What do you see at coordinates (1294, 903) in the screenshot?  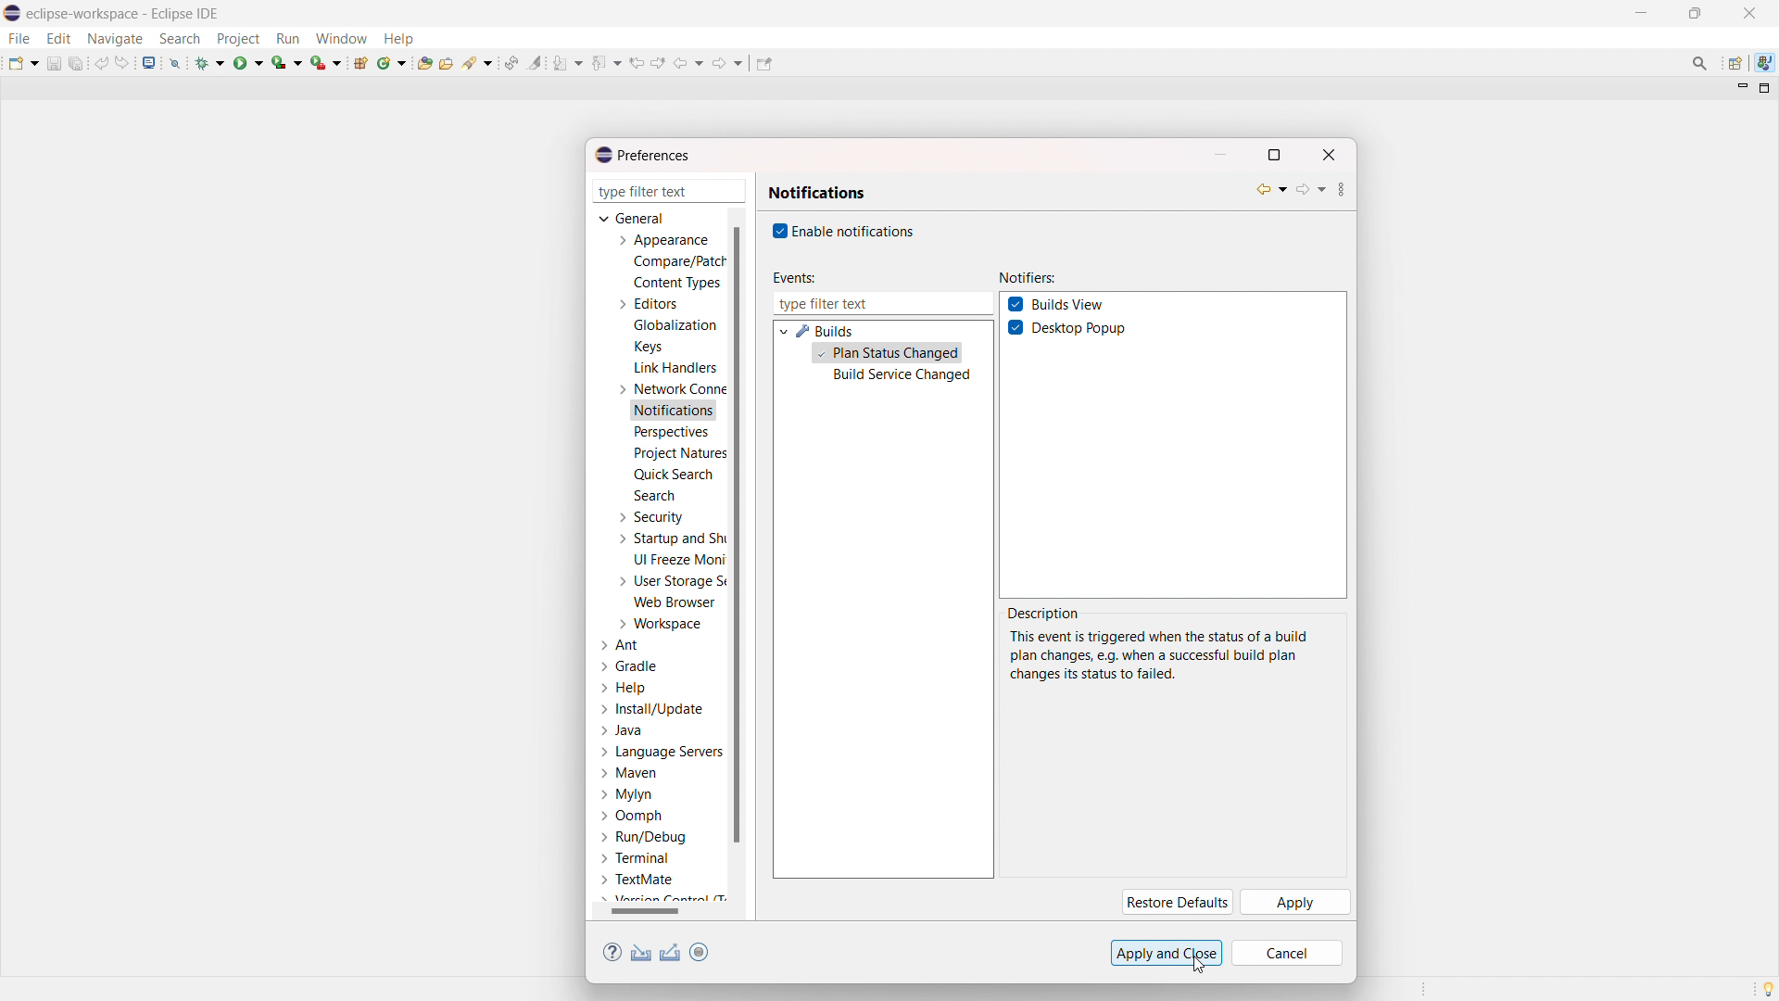 I see `apply` at bounding box center [1294, 903].